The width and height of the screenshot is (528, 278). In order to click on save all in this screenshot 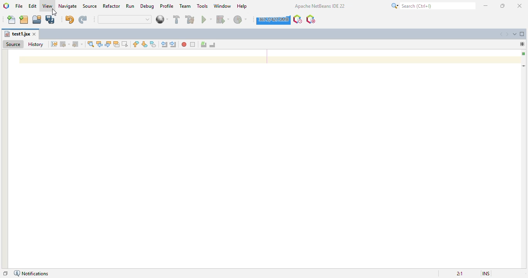, I will do `click(50, 20)`.